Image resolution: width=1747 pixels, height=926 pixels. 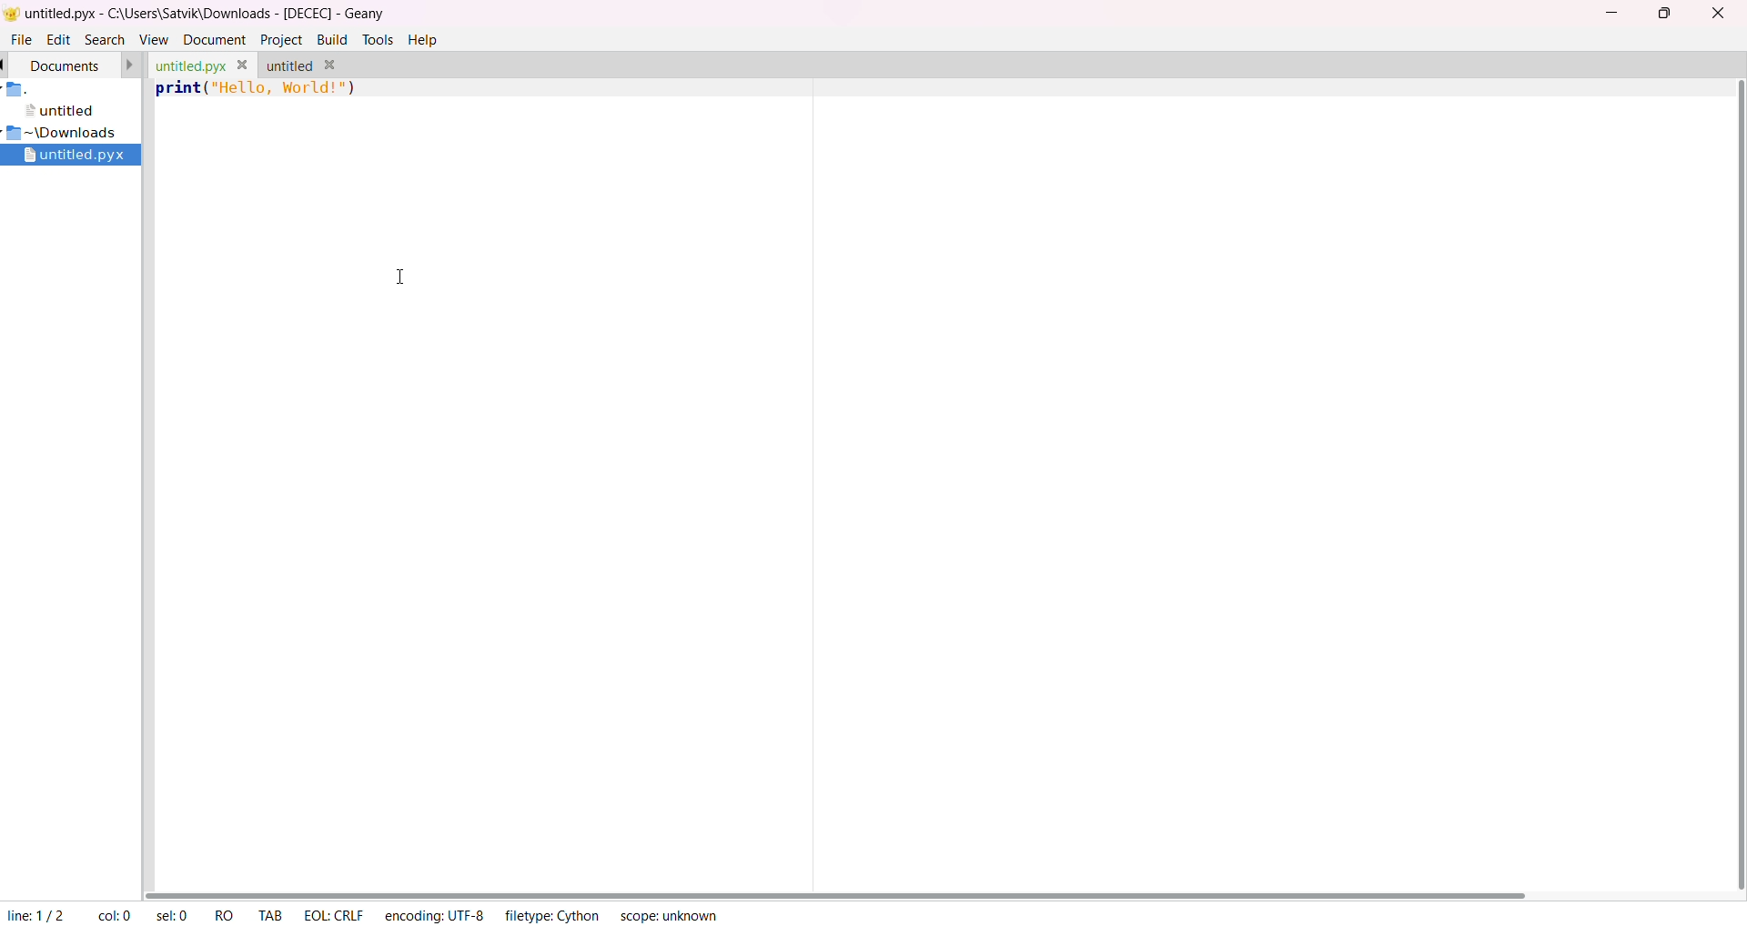 I want to click on untitled, so click(x=292, y=64).